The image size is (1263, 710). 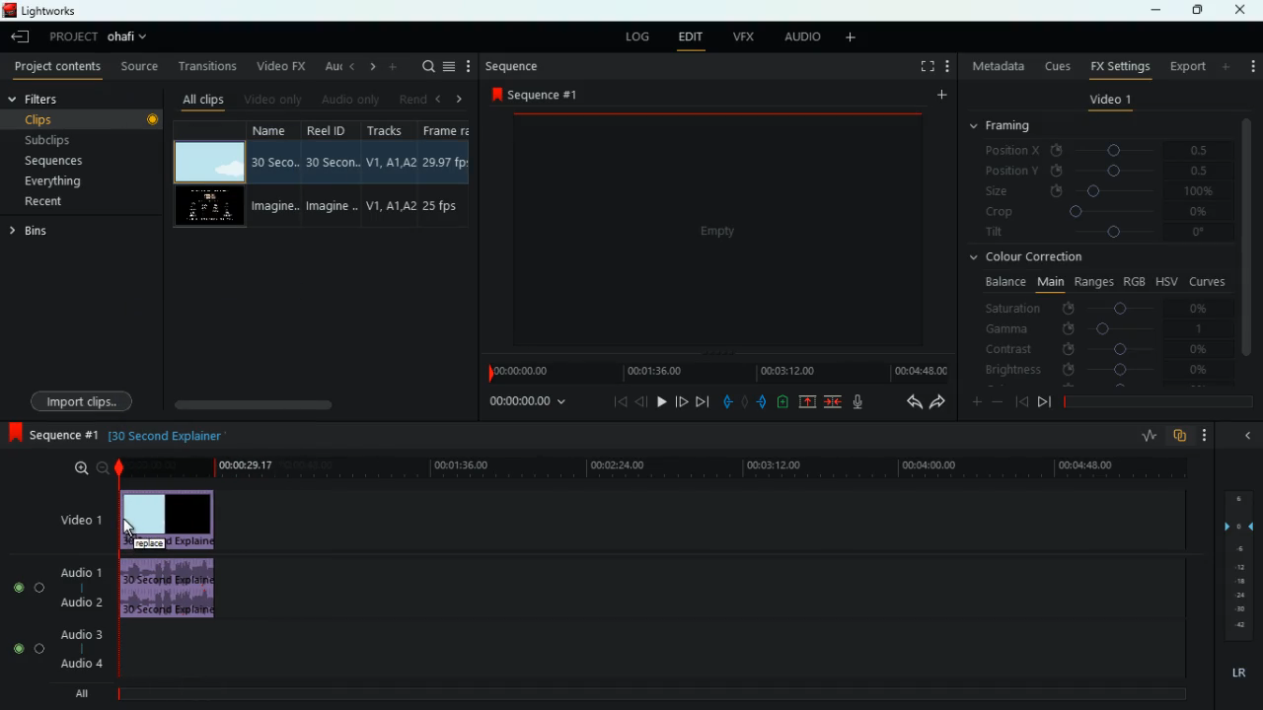 I want to click on rate, so click(x=1146, y=436).